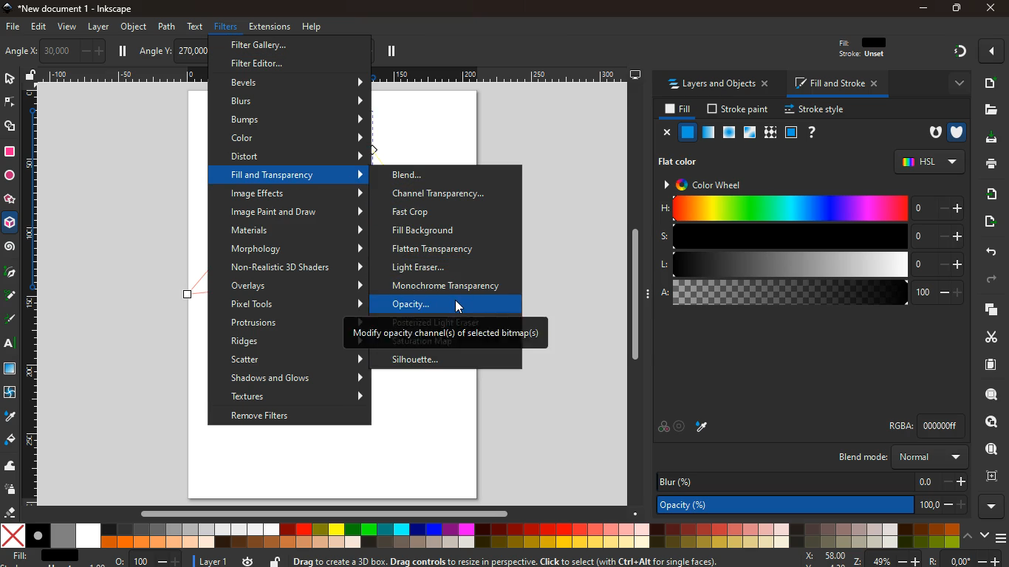 Image resolution: width=1009 pixels, height=567 pixels. I want to click on flatten transparency, so click(448, 248).